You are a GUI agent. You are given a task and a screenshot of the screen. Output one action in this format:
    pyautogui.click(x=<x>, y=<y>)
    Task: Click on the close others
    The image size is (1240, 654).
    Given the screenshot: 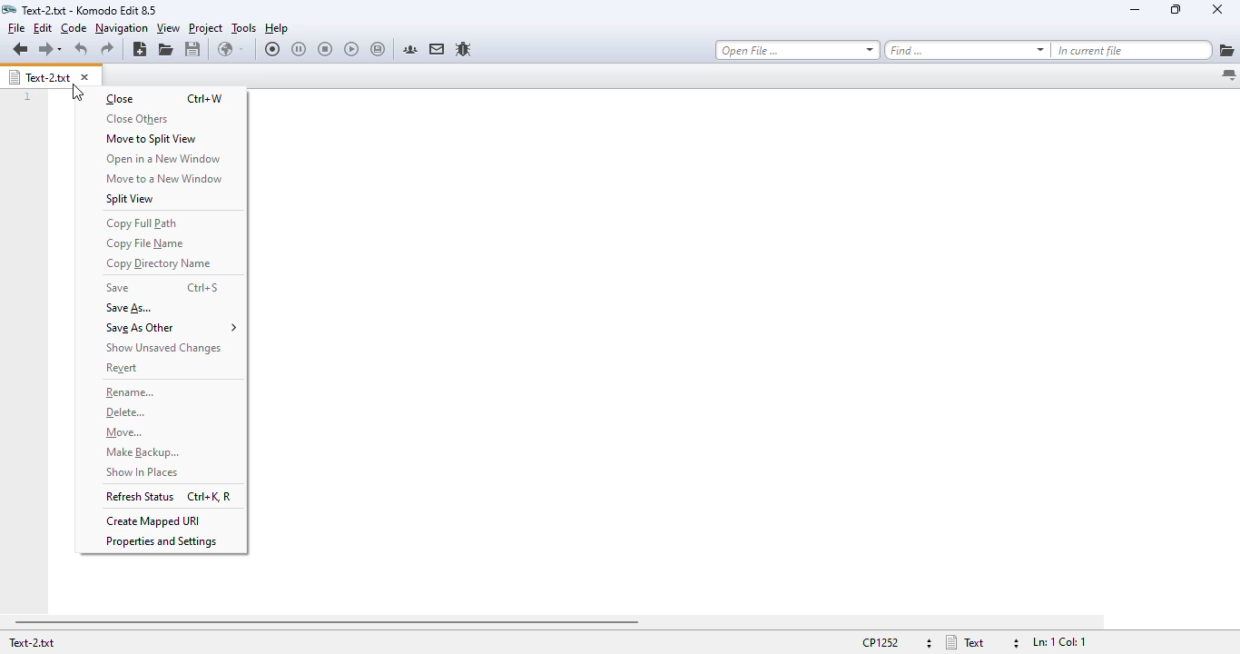 What is the action you would take?
    pyautogui.click(x=137, y=119)
    